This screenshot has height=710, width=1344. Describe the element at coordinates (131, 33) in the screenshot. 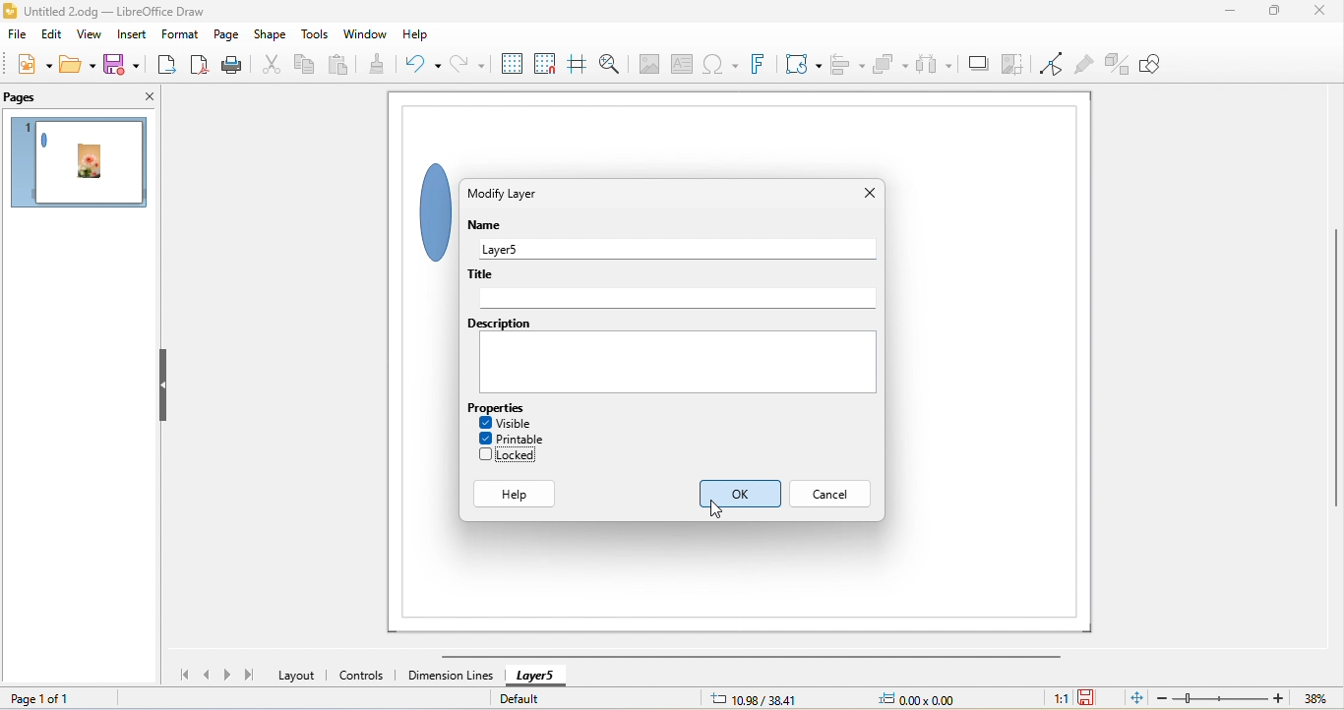

I see `insert` at that location.